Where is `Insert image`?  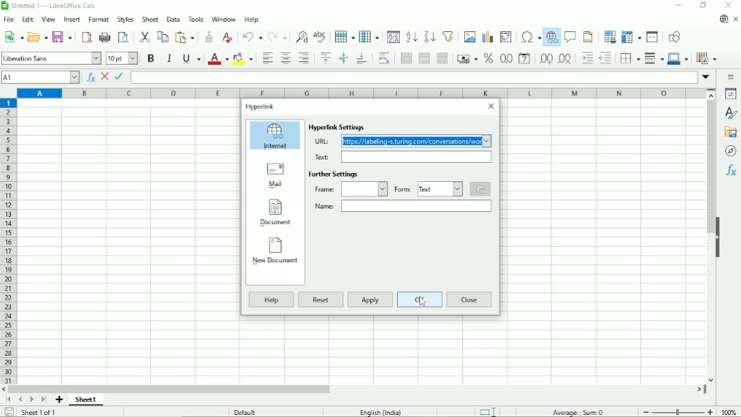 Insert image is located at coordinates (470, 37).